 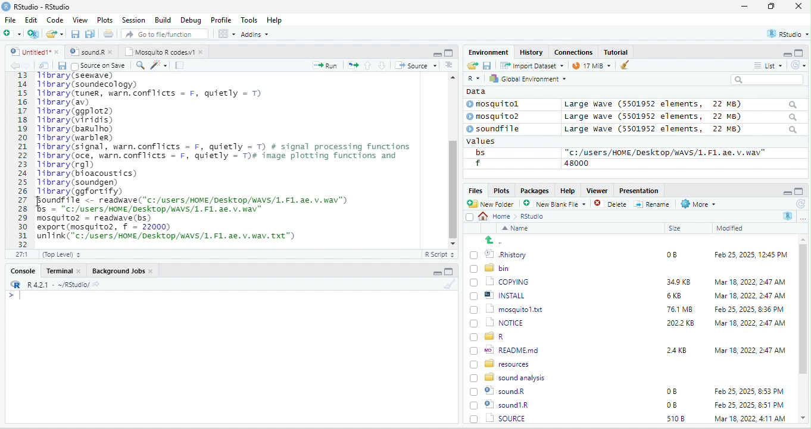 I want to click on view, so click(x=226, y=34).